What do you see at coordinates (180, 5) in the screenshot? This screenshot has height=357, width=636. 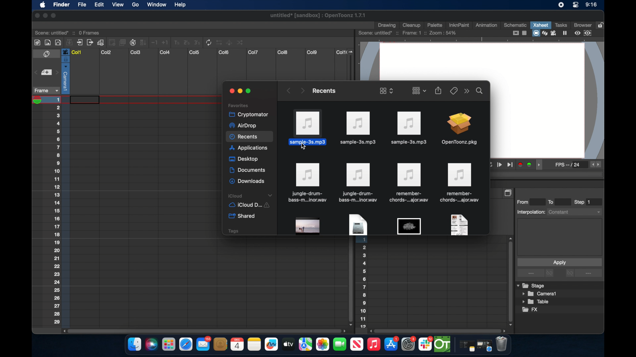 I see `help` at bounding box center [180, 5].